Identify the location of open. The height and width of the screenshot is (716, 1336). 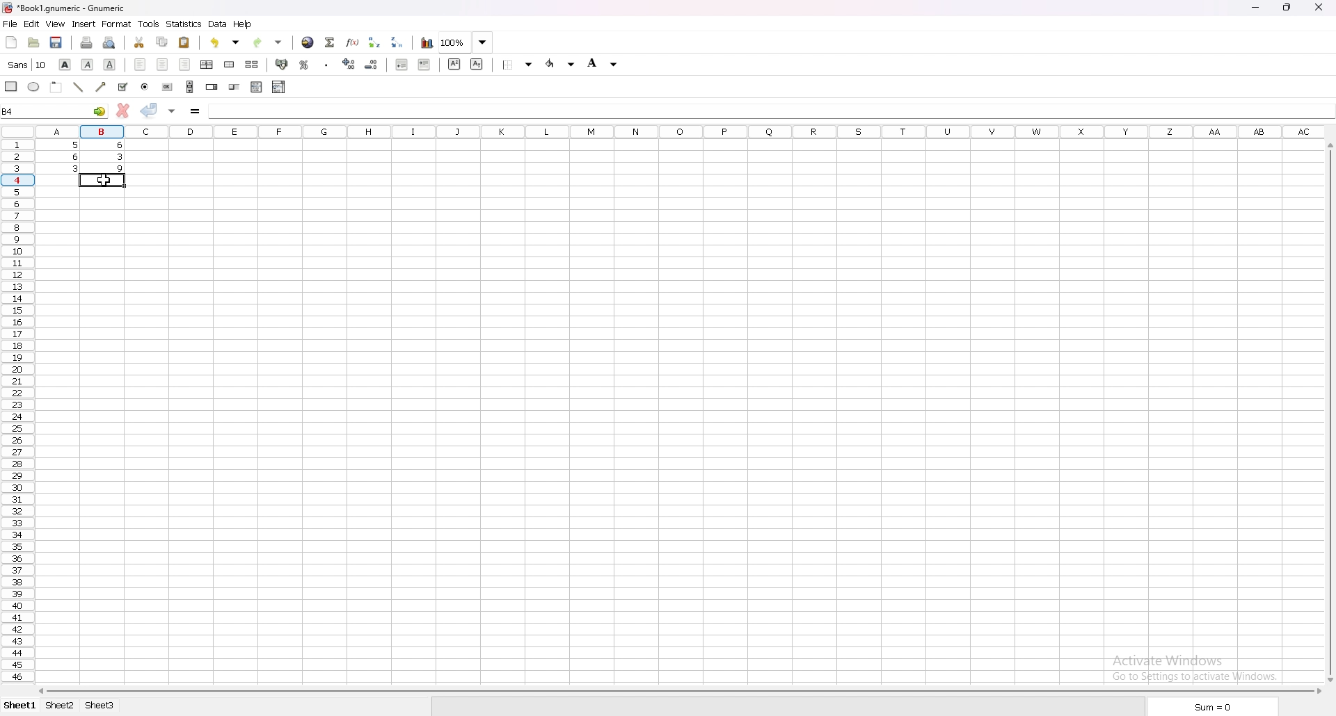
(33, 43).